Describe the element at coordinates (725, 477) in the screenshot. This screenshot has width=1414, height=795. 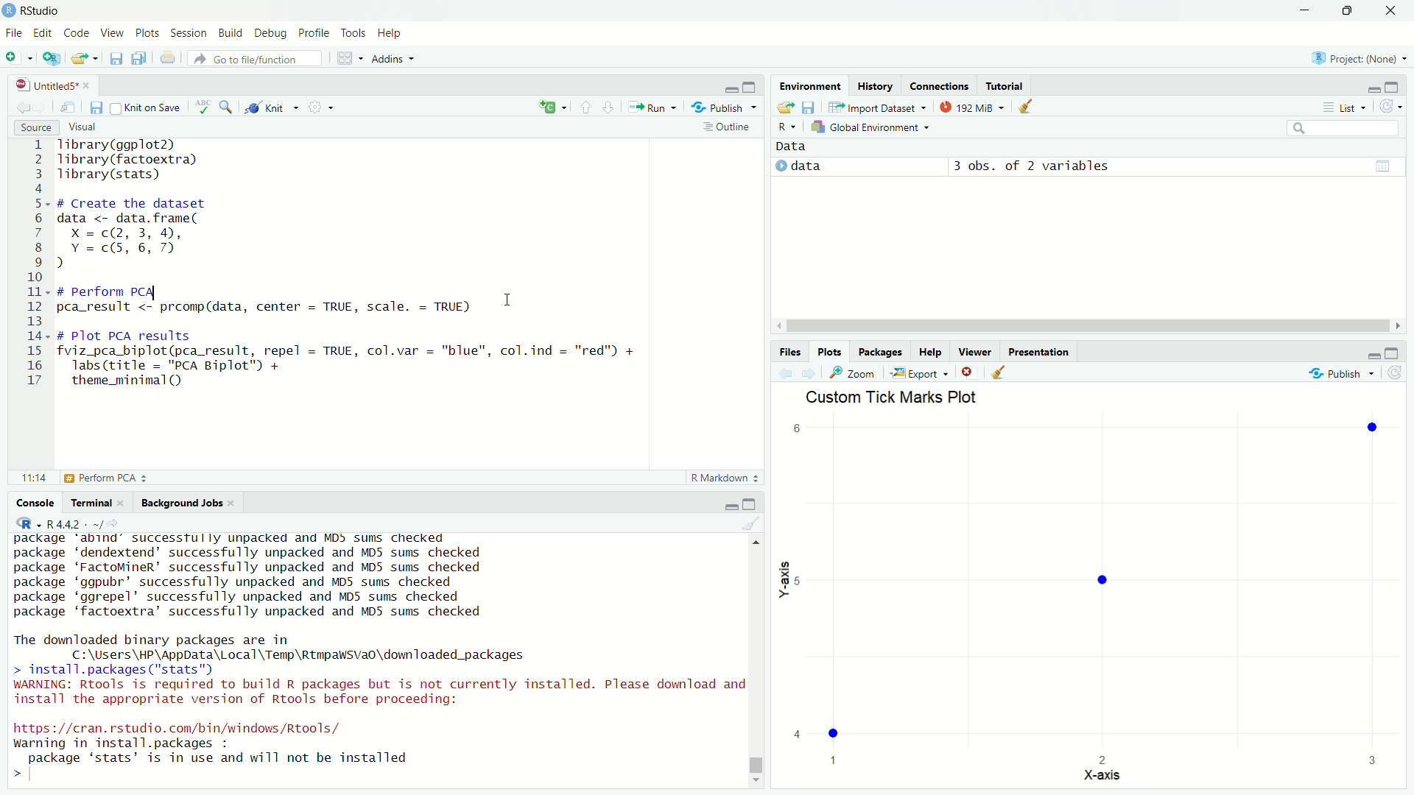
I see `r markdown` at that location.